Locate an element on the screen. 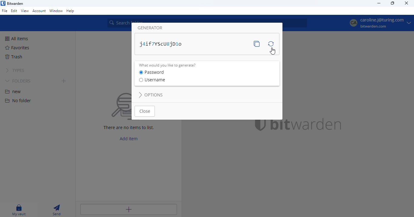 The image size is (414, 217). all items is located at coordinates (17, 39).